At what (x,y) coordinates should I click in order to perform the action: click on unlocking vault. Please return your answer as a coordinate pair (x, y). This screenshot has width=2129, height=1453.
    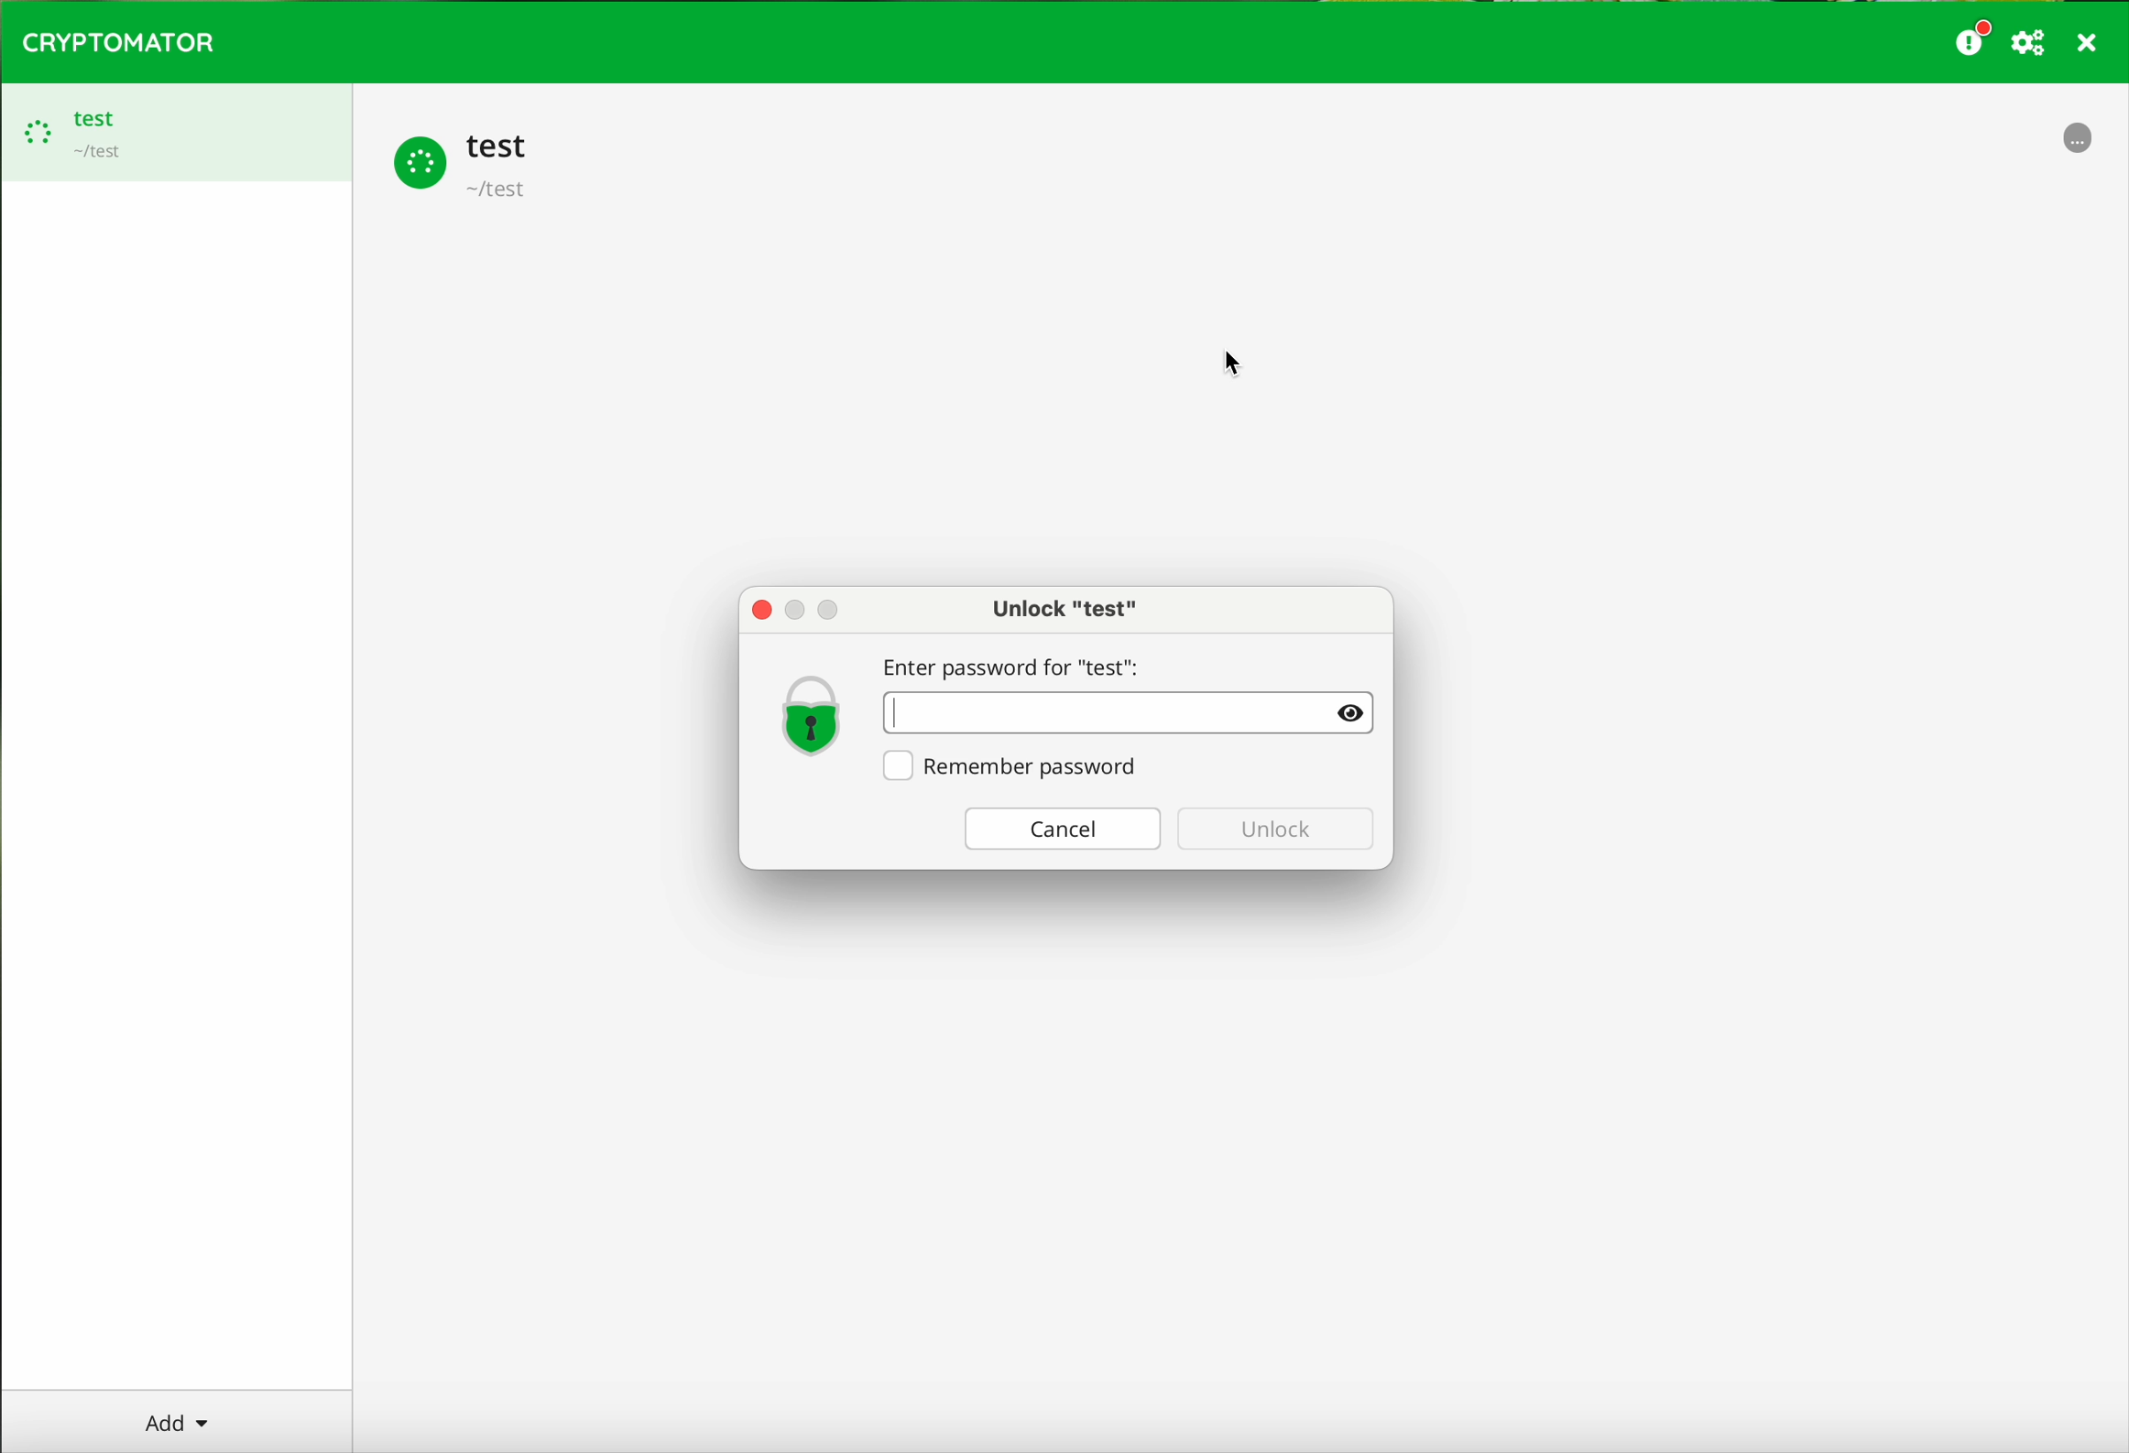
    Looking at the image, I should click on (467, 163).